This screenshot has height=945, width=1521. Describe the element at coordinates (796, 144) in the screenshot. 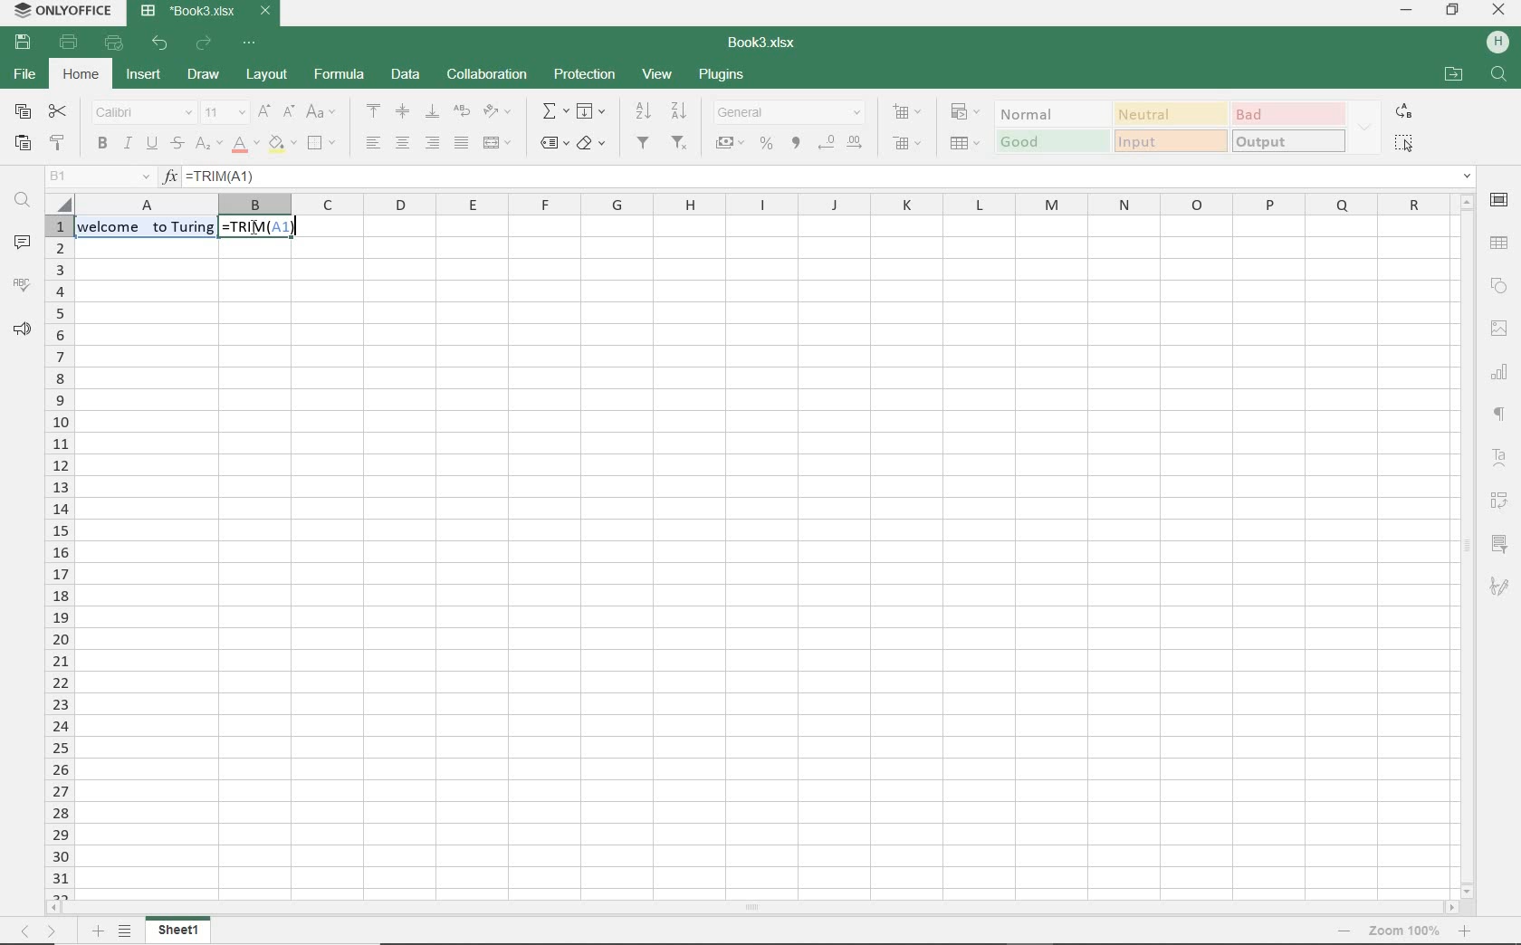

I see `comma style` at that location.